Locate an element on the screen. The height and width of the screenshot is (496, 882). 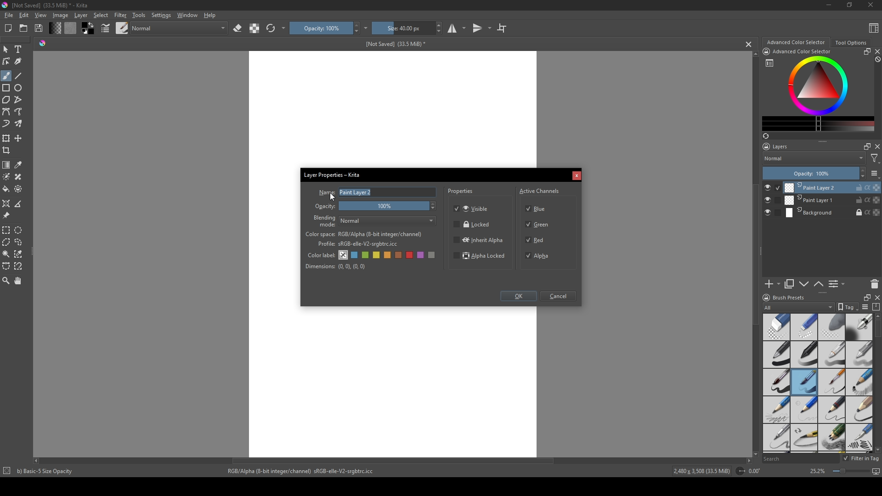
pencil is located at coordinates (775, 410).